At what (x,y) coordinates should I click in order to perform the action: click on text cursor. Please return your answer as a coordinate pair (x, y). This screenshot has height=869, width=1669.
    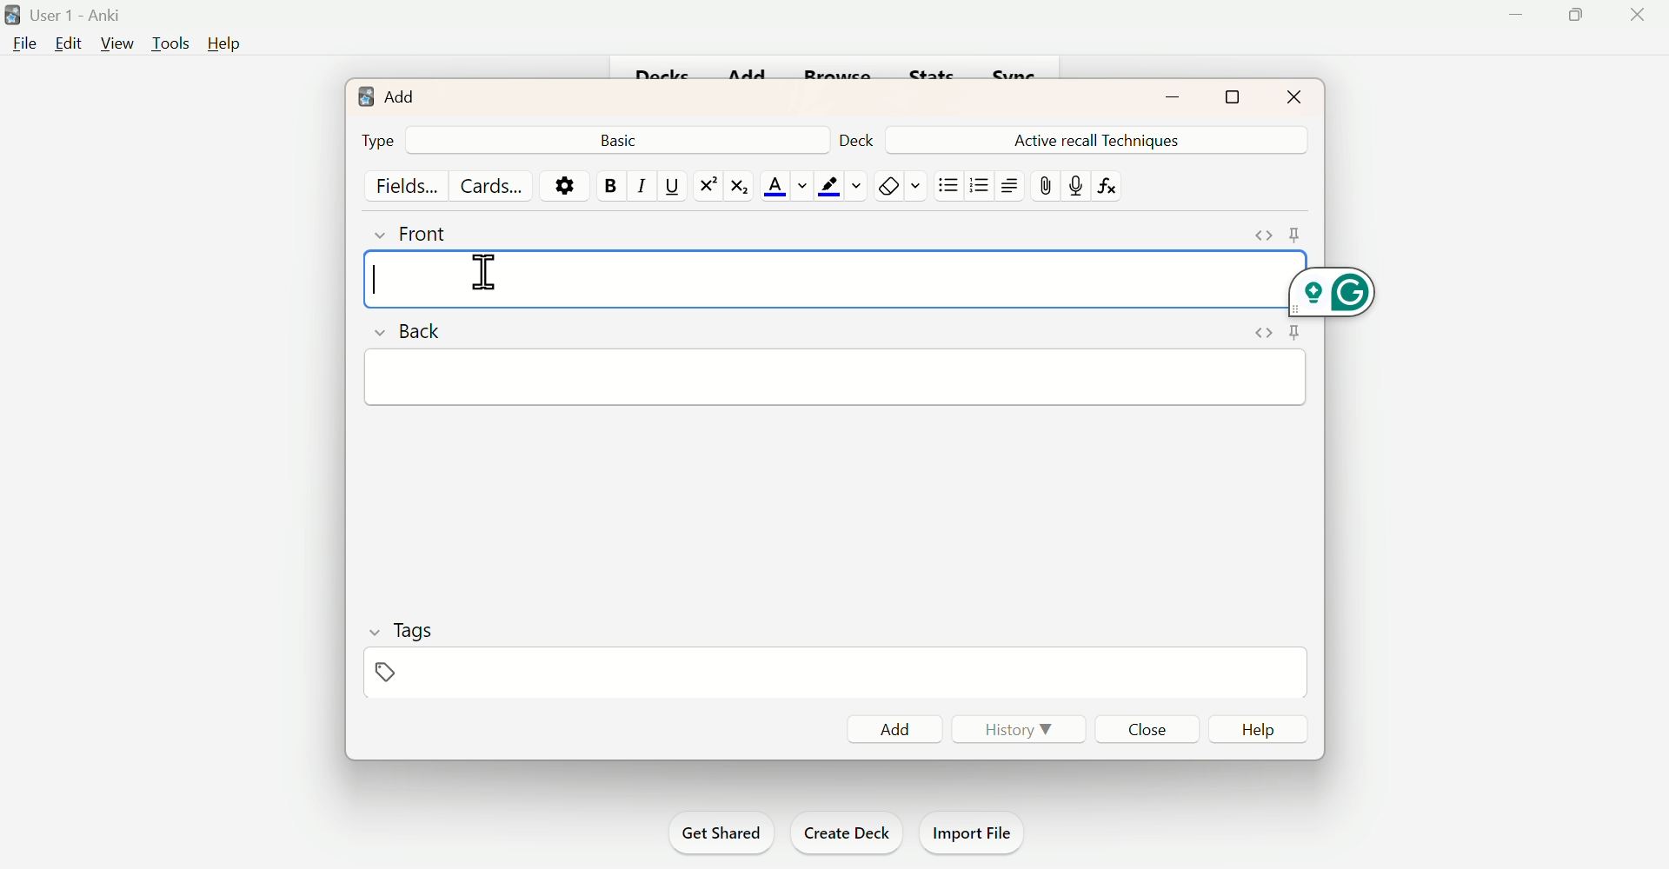
    Looking at the image, I should click on (377, 279).